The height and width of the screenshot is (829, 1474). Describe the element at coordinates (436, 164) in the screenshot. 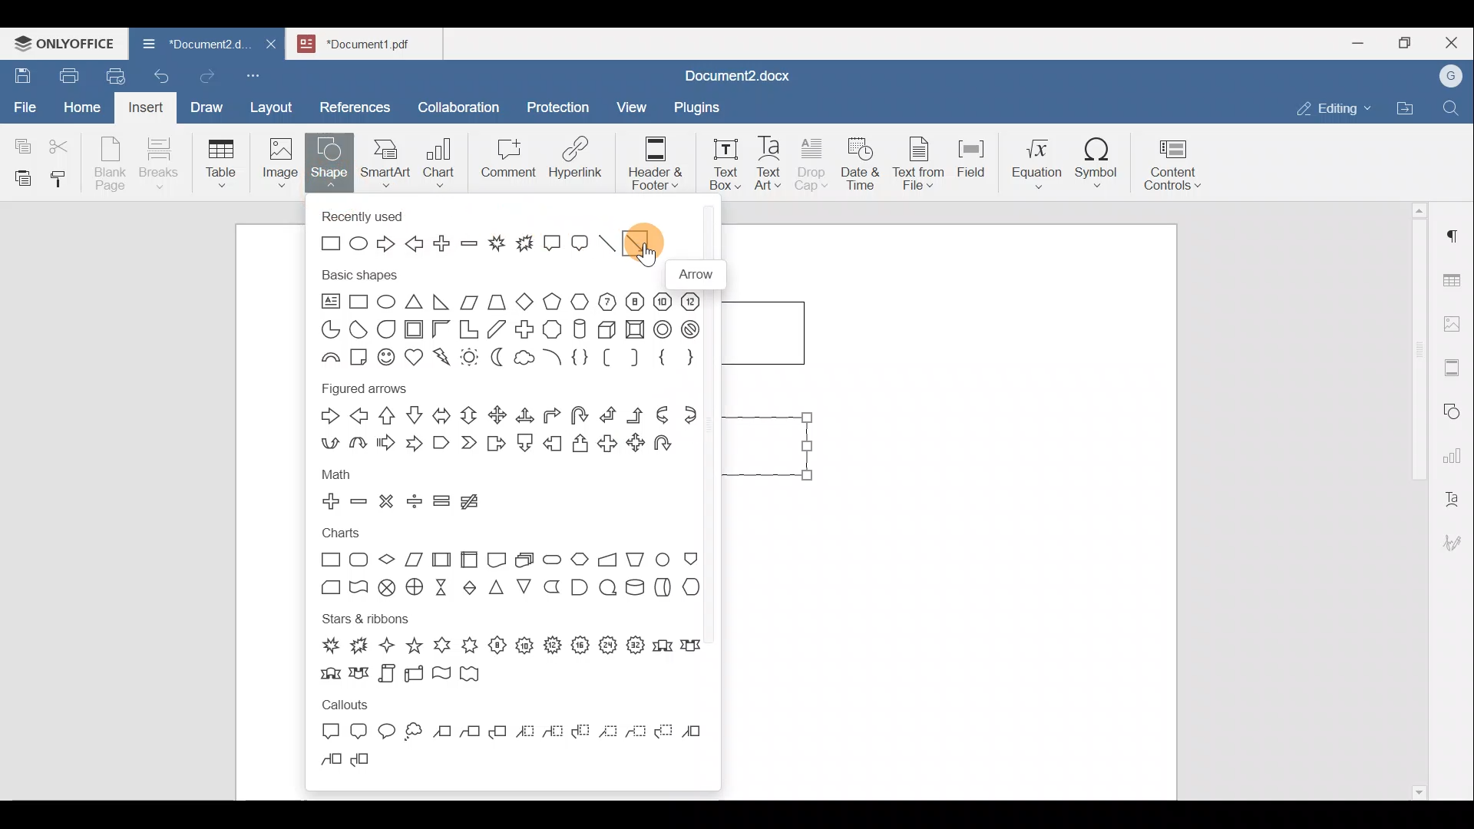

I see `Chart` at that location.